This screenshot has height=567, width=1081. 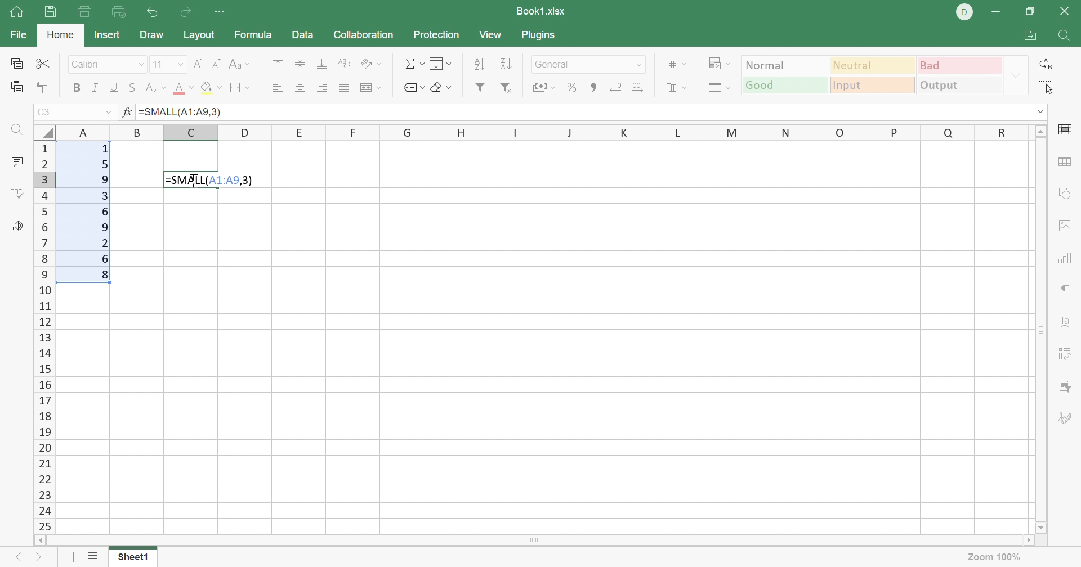 What do you see at coordinates (1067, 129) in the screenshot?
I see `Slide settings` at bounding box center [1067, 129].